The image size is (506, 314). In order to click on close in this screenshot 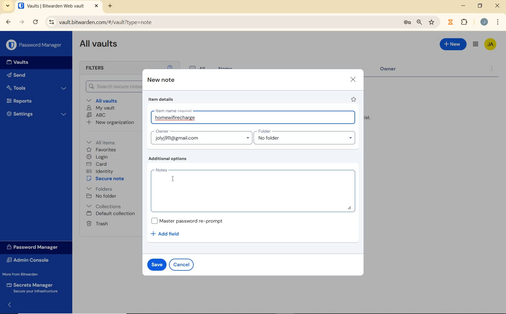, I will do `click(497, 5)`.